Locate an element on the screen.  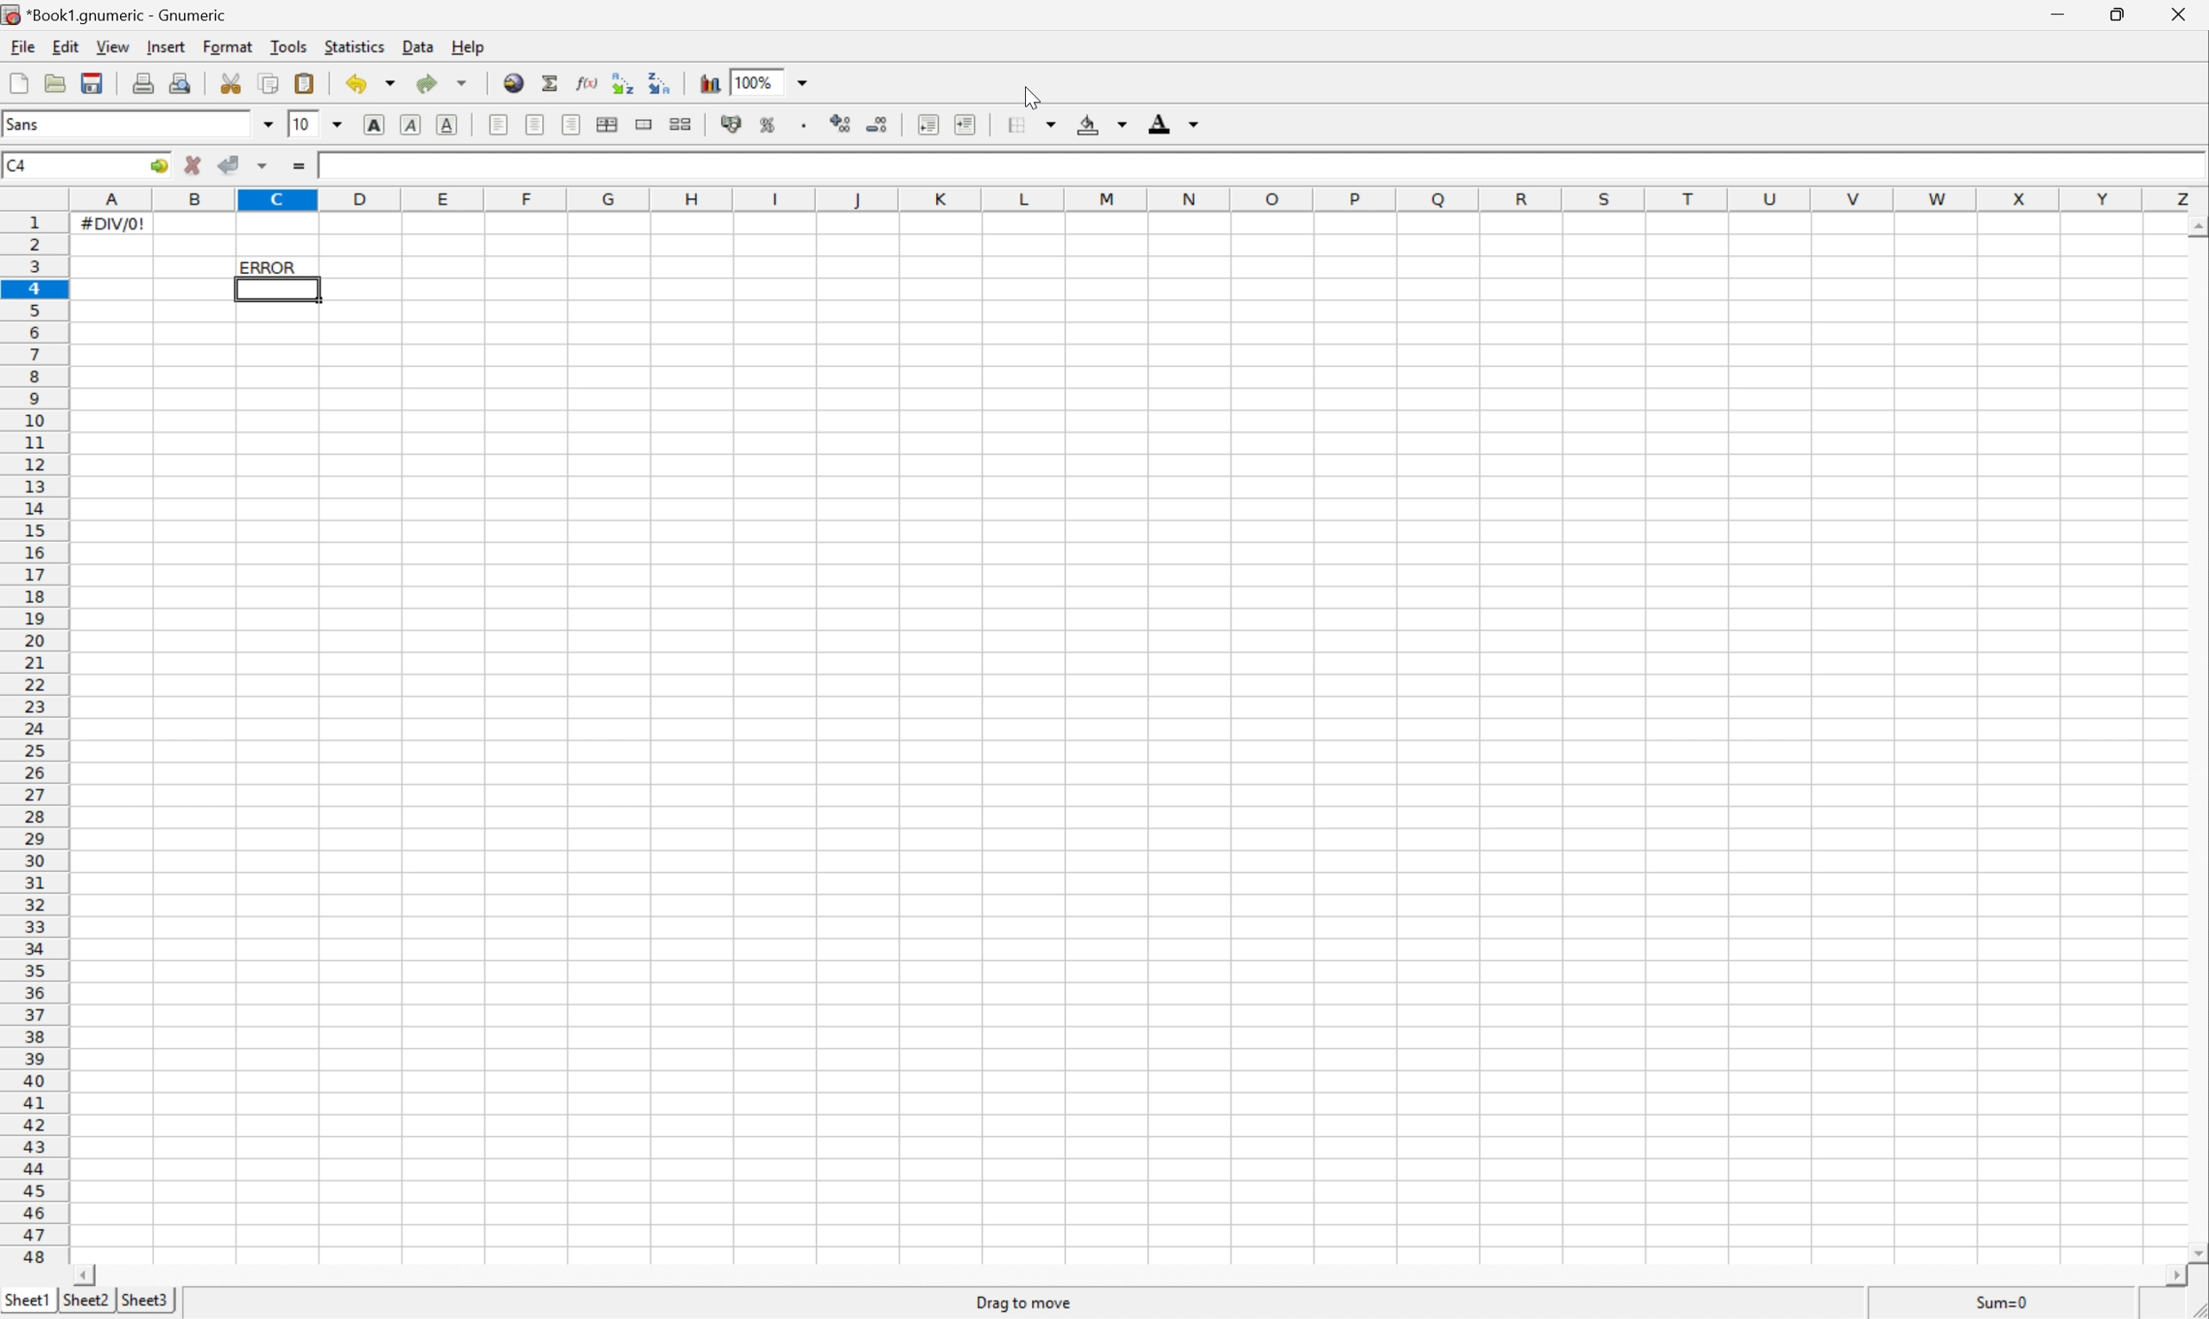
Sum=#DIV/0! is located at coordinates (1999, 1299).